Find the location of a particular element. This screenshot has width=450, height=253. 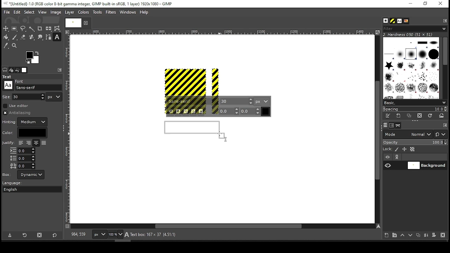

 is located at coordinates (8, 85).